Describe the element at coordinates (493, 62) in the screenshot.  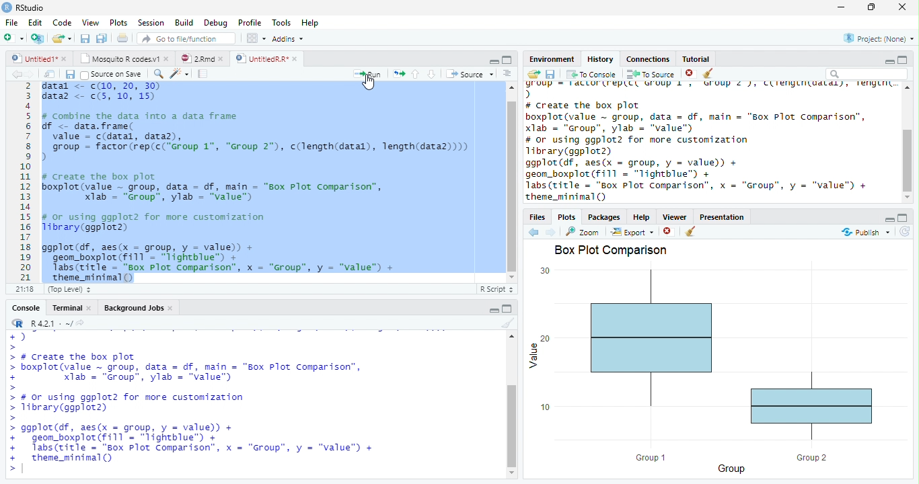
I see `Minimize` at that location.